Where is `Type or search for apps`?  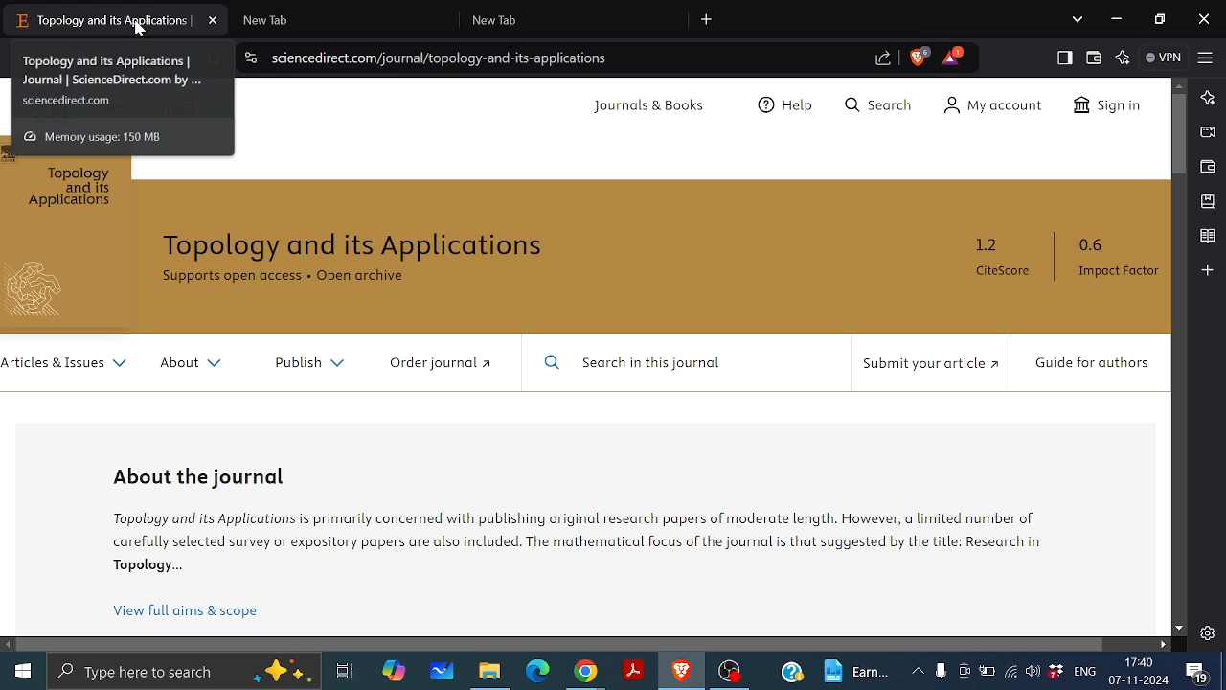
Type or search for apps is located at coordinates (182, 672).